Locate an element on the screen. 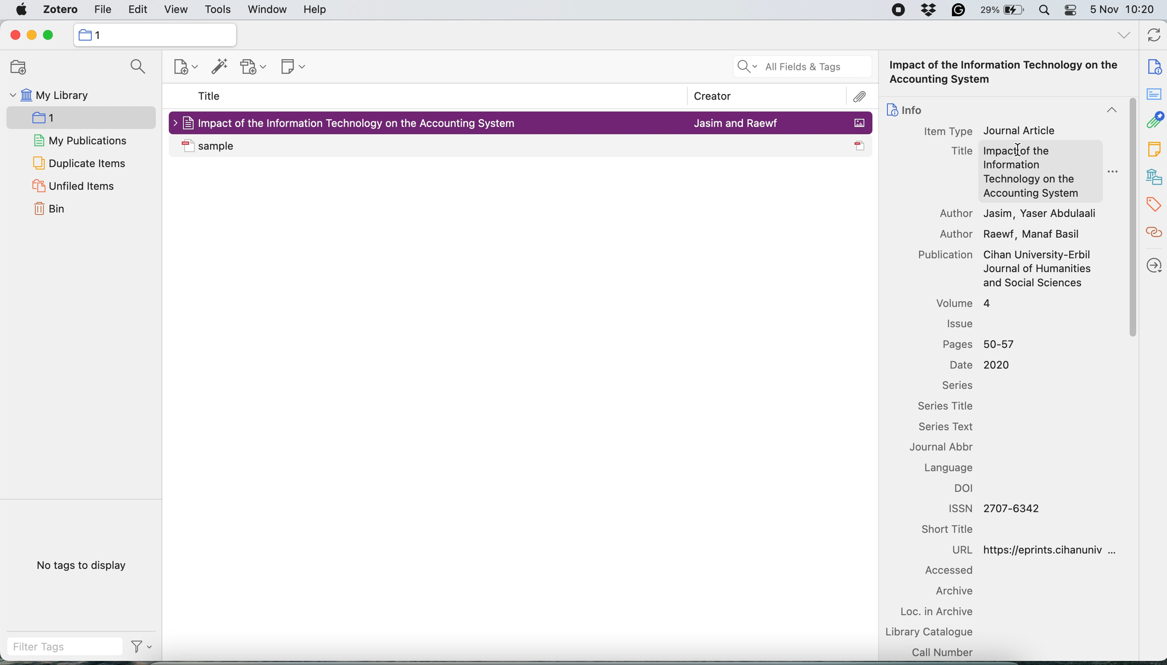  dropbox is located at coordinates (929, 11).